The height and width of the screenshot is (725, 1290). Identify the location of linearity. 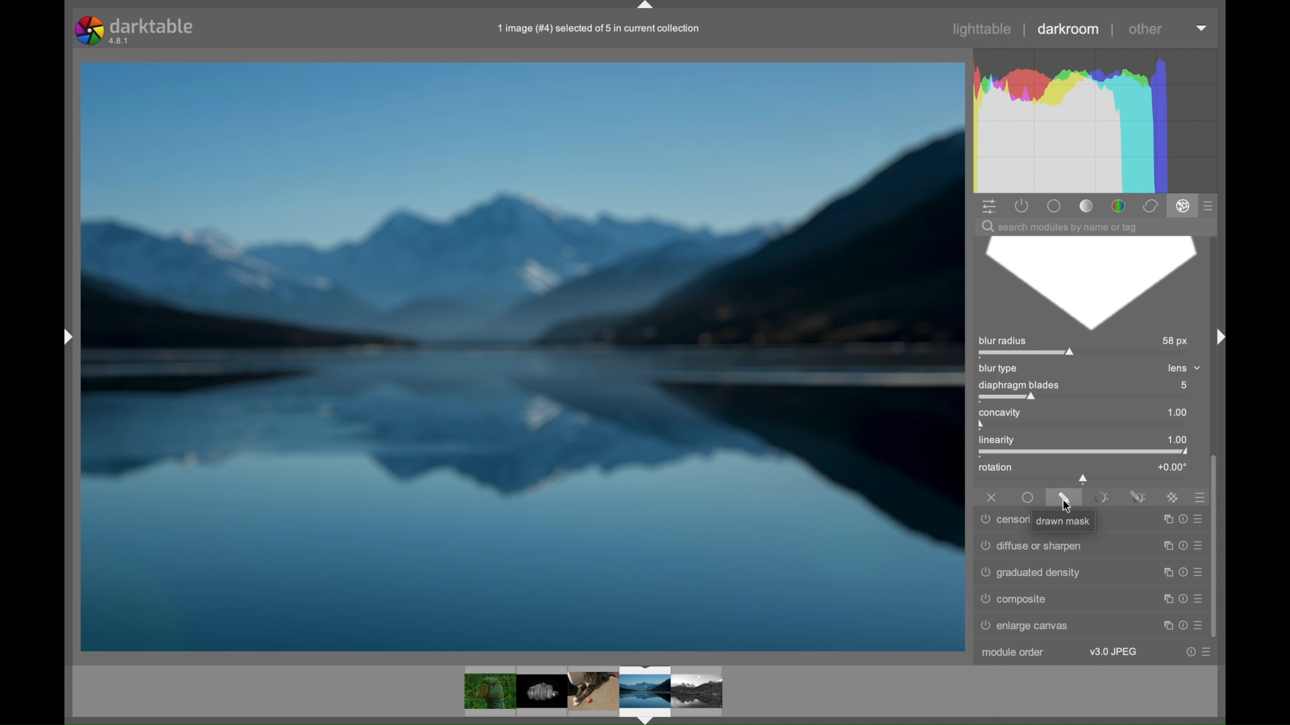
(1007, 443).